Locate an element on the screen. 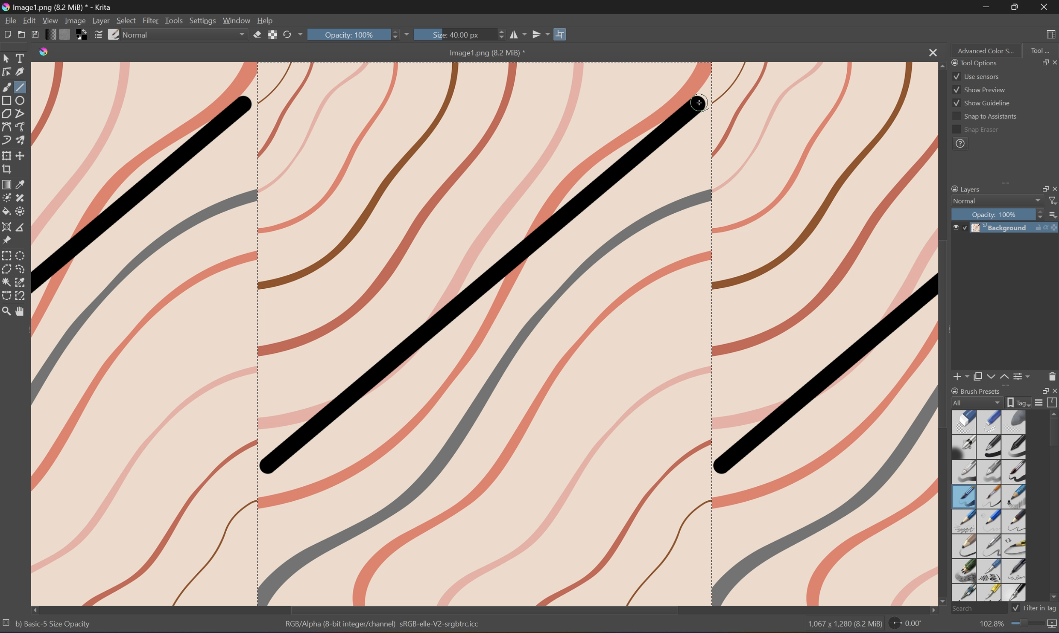 Image resolution: width=1059 pixels, height=633 pixels. Drop Down is located at coordinates (411, 33).